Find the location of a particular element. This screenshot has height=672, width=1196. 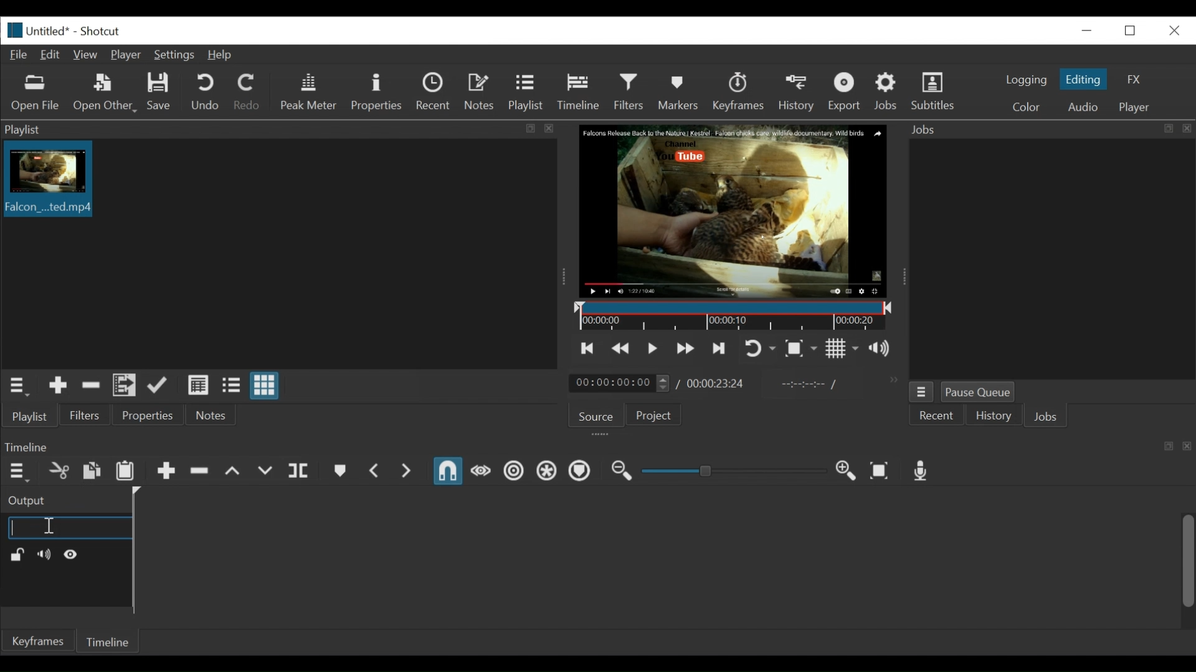

Split at playhead is located at coordinates (298, 471).